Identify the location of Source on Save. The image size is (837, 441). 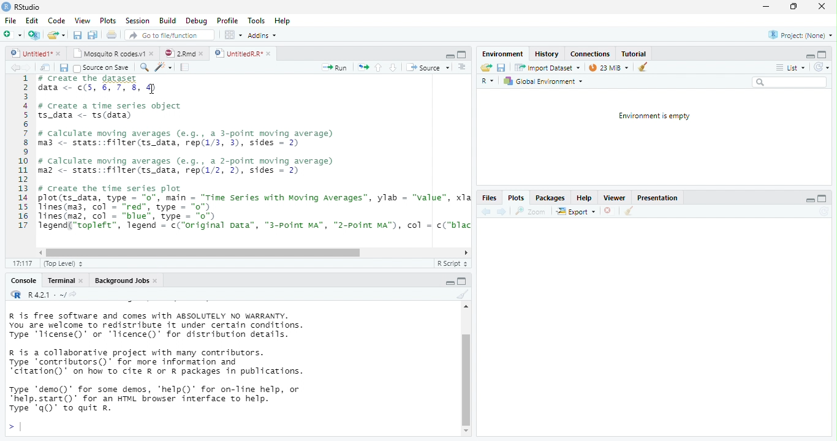
(100, 68).